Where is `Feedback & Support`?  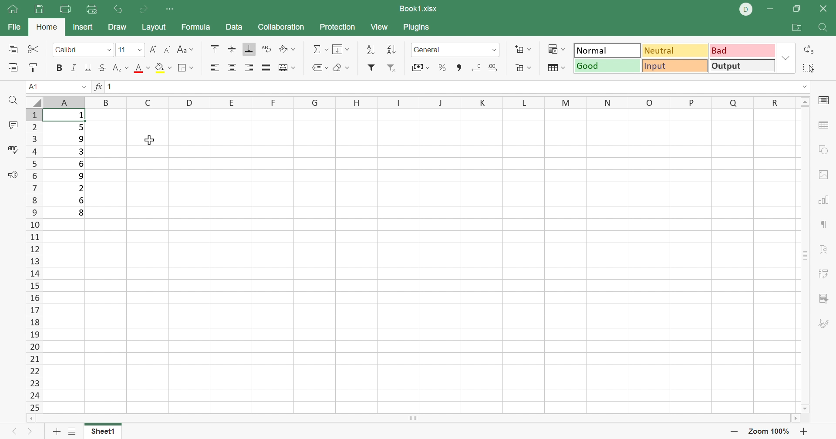 Feedback & Support is located at coordinates (13, 175).